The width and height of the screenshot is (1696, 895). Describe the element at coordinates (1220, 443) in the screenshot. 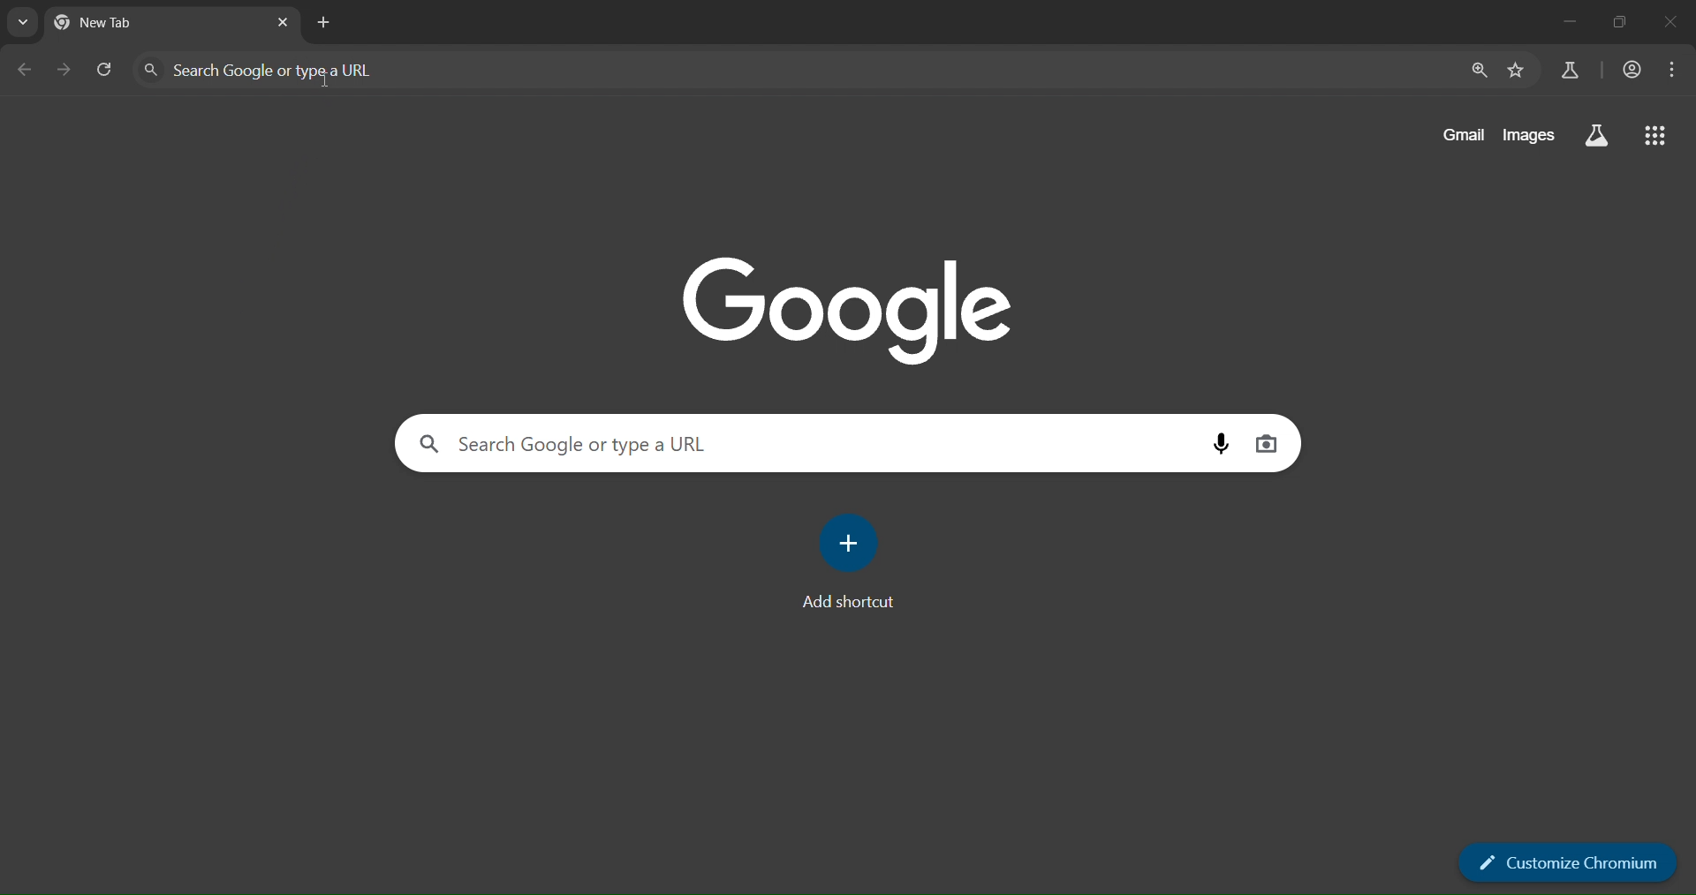

I see `voice search` at that location.